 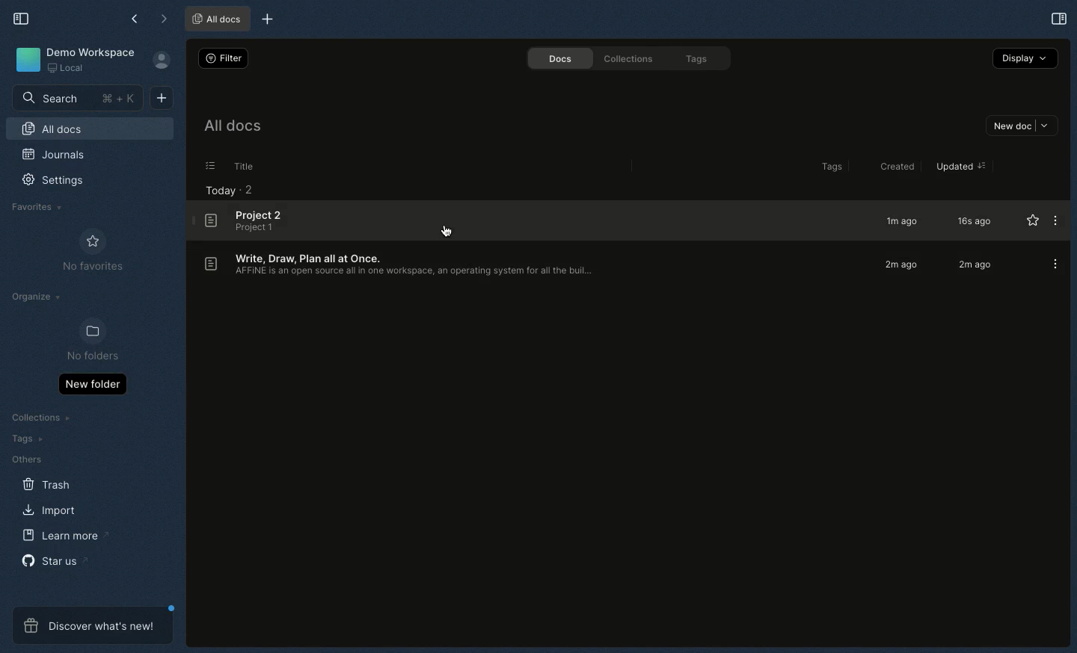 What do you see at coordinates (699, 59) in the screenshot?
I see `Tags` at bounding box center [699, 59].